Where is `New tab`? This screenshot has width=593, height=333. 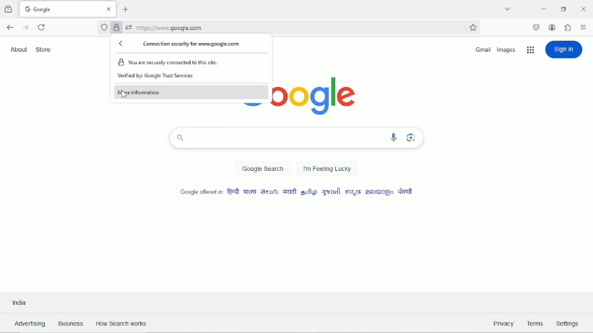 New tab is located at coordinates (125, 10).